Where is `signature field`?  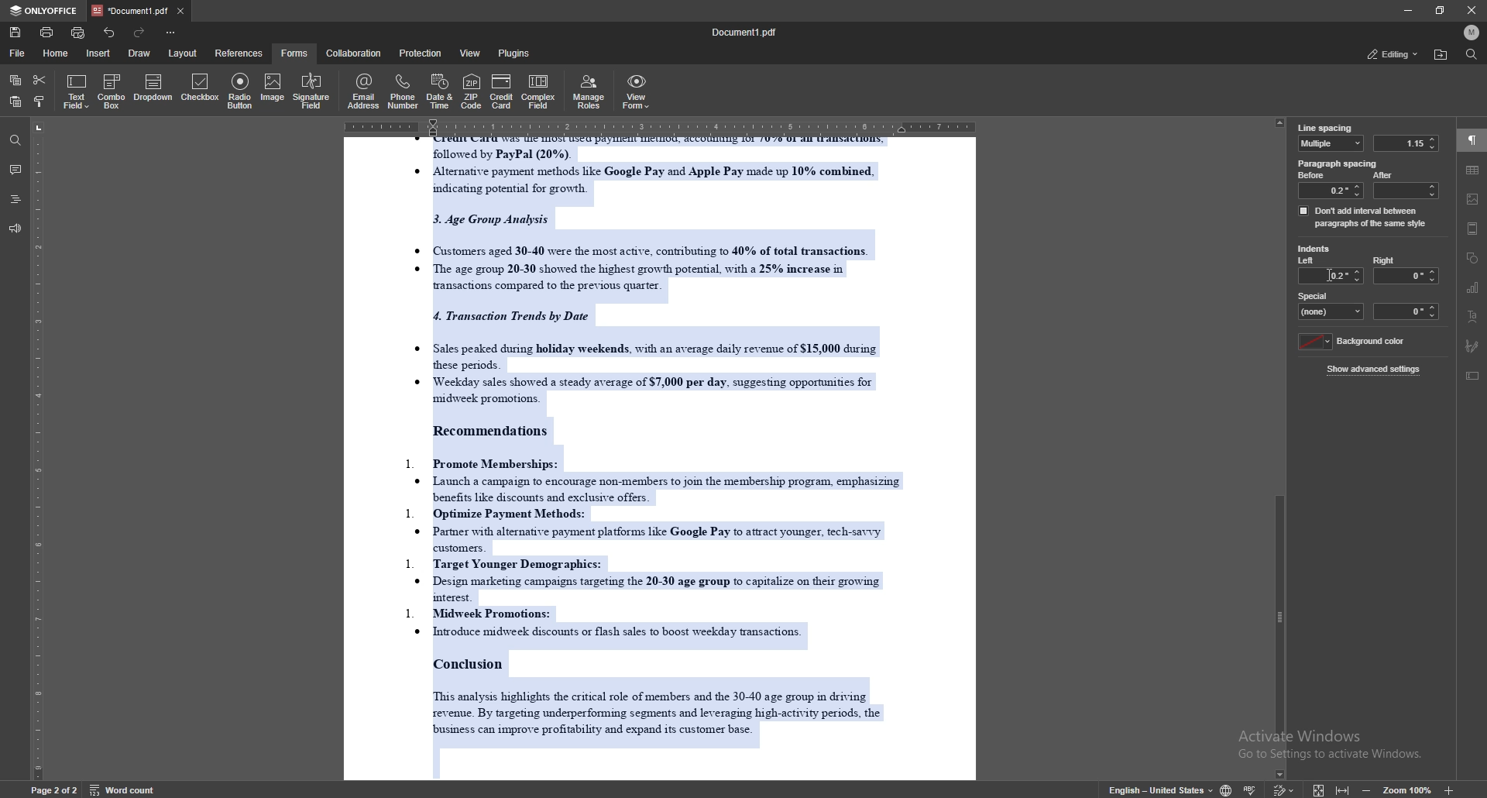
signature field is located at coordinates (311, 92).